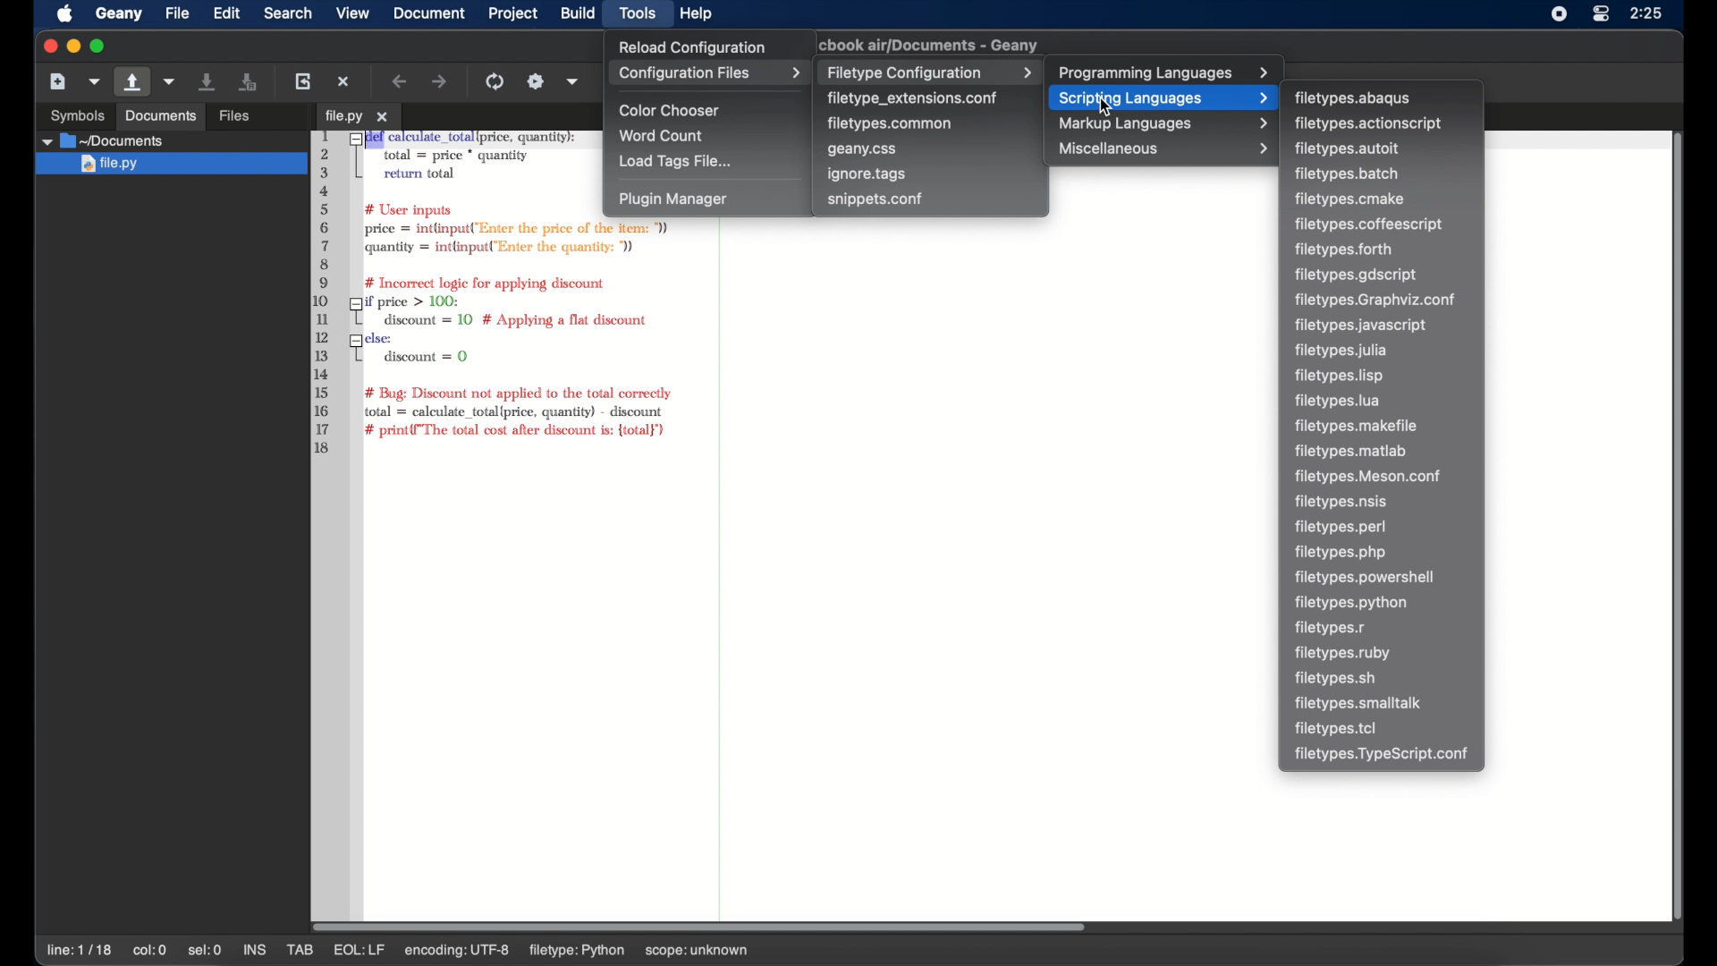 This screenshot has height=966, width=1717. I want to click on geany.cs, so click(863, 150).